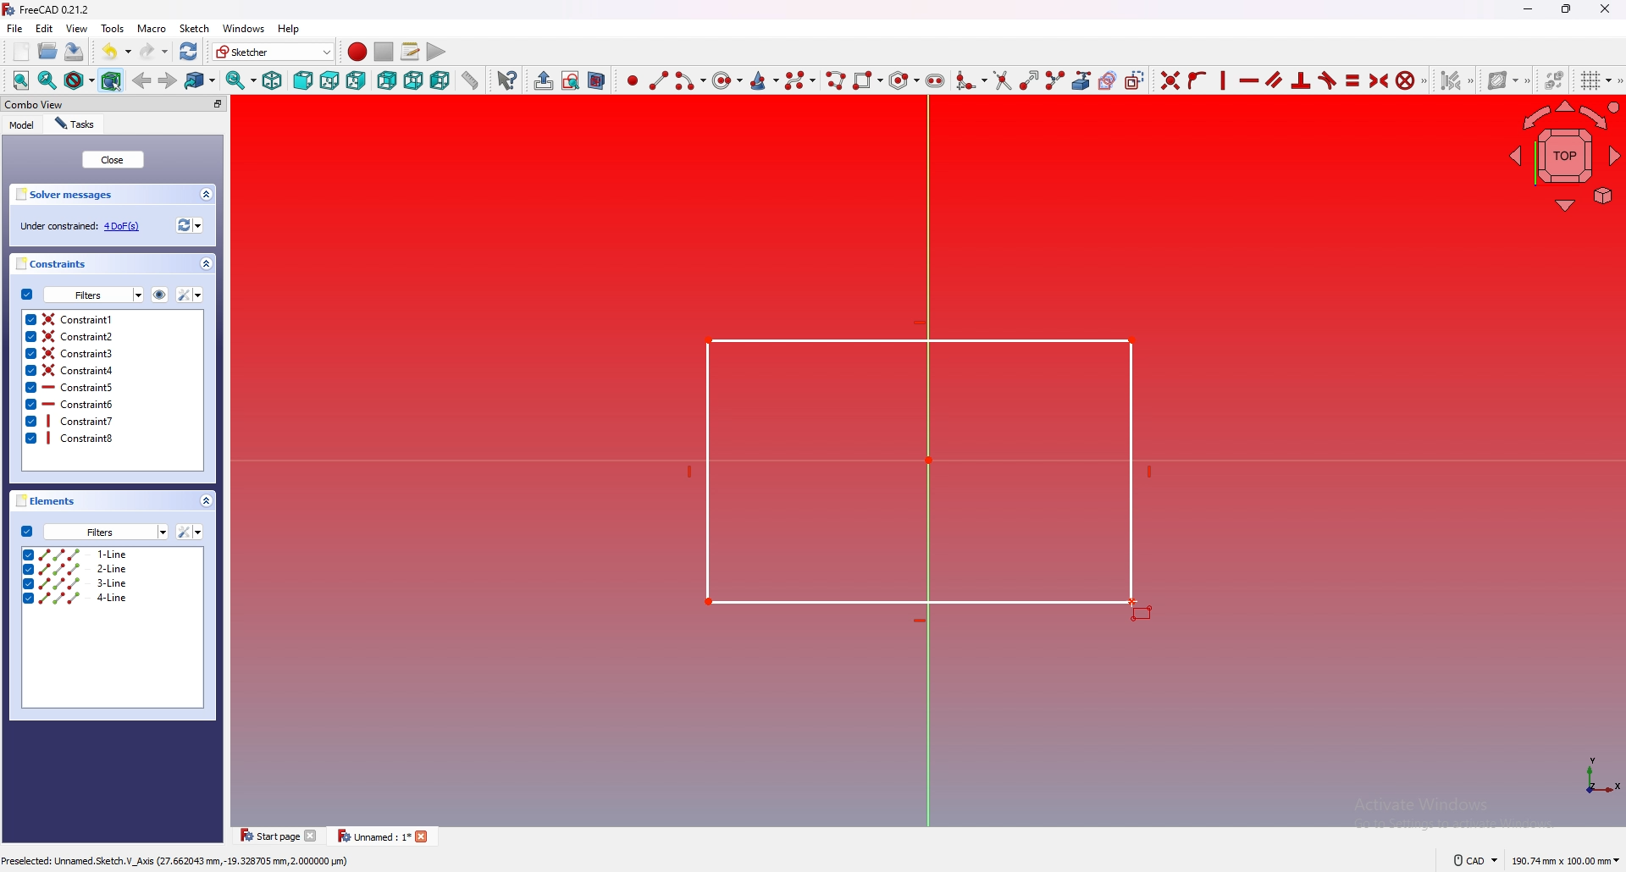 Image resolution: width=1626 pixels, height=872 pixels. What do you see at coordinates (273, 80) in the screenshot?
I see `isometric` at bounding box center [273, 80].